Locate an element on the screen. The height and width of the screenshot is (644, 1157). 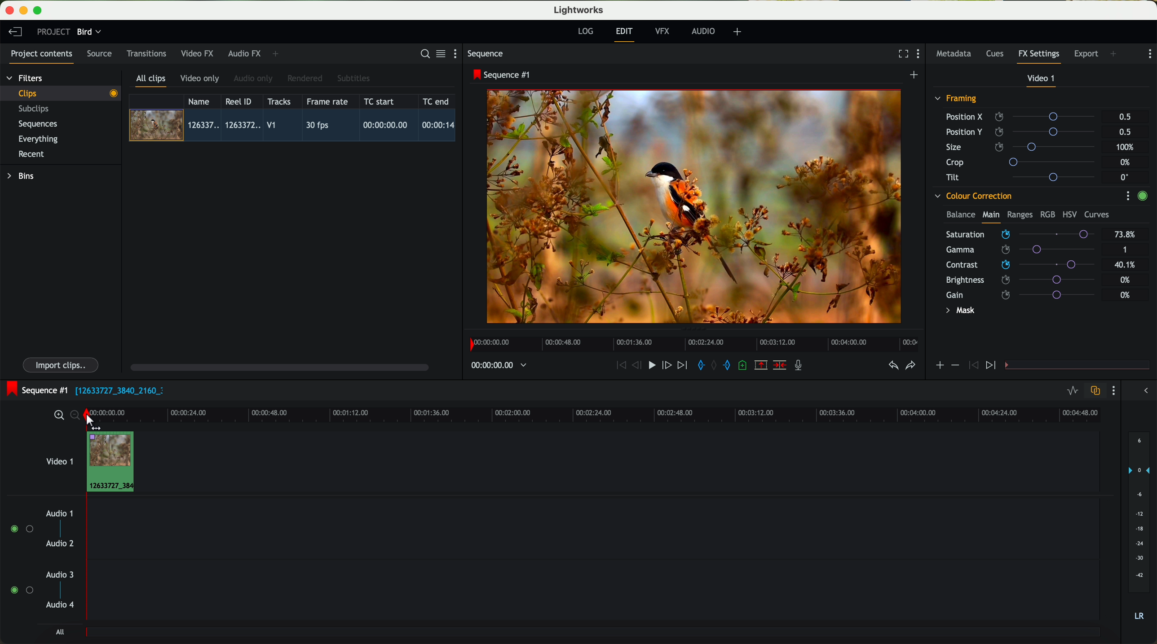
edit is located at coordinates (626, 34).